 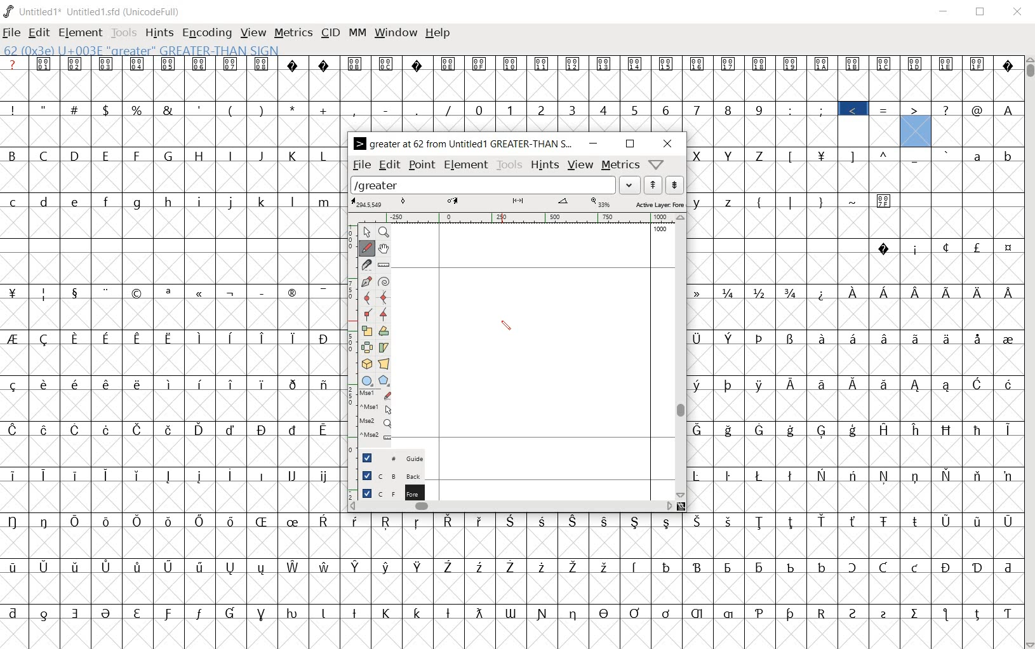 What do you see at coordinates (657, 164) in the screenshot?
I see `help/window` at bounding box center [657, 164].